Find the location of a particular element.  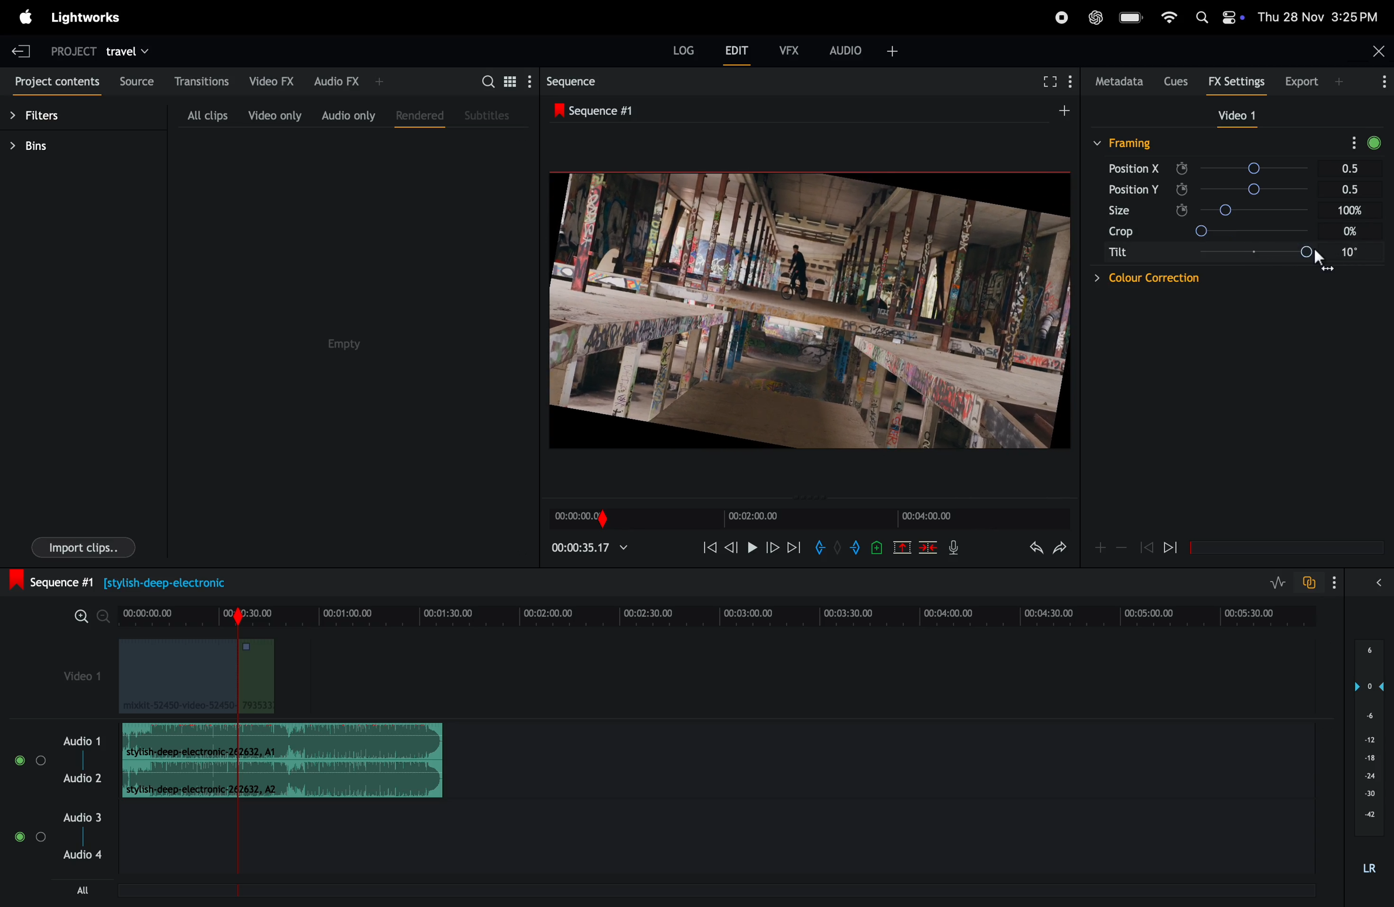

toggle audio levels is located at coordinates (1275, 581).